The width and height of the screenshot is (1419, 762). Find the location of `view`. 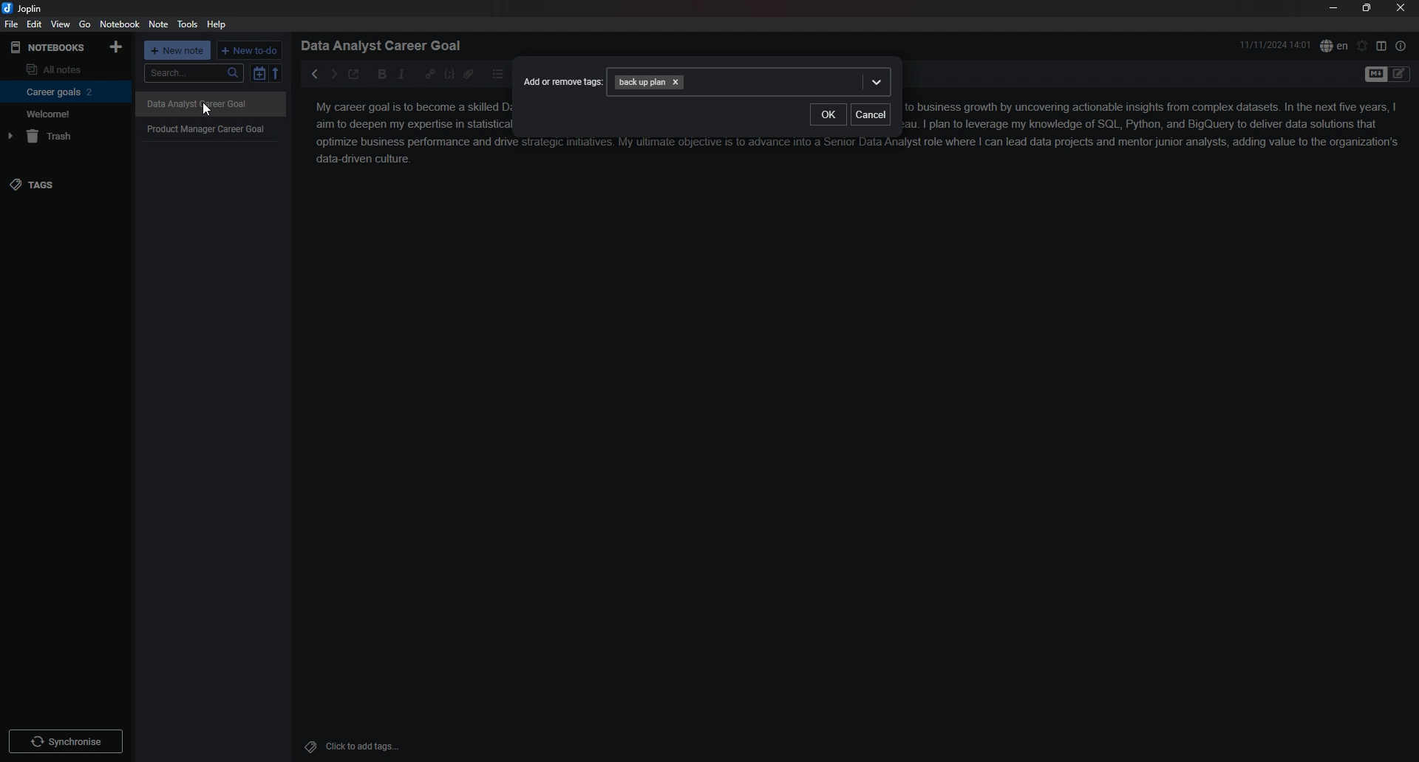

view is located at coordinates (61, 24).